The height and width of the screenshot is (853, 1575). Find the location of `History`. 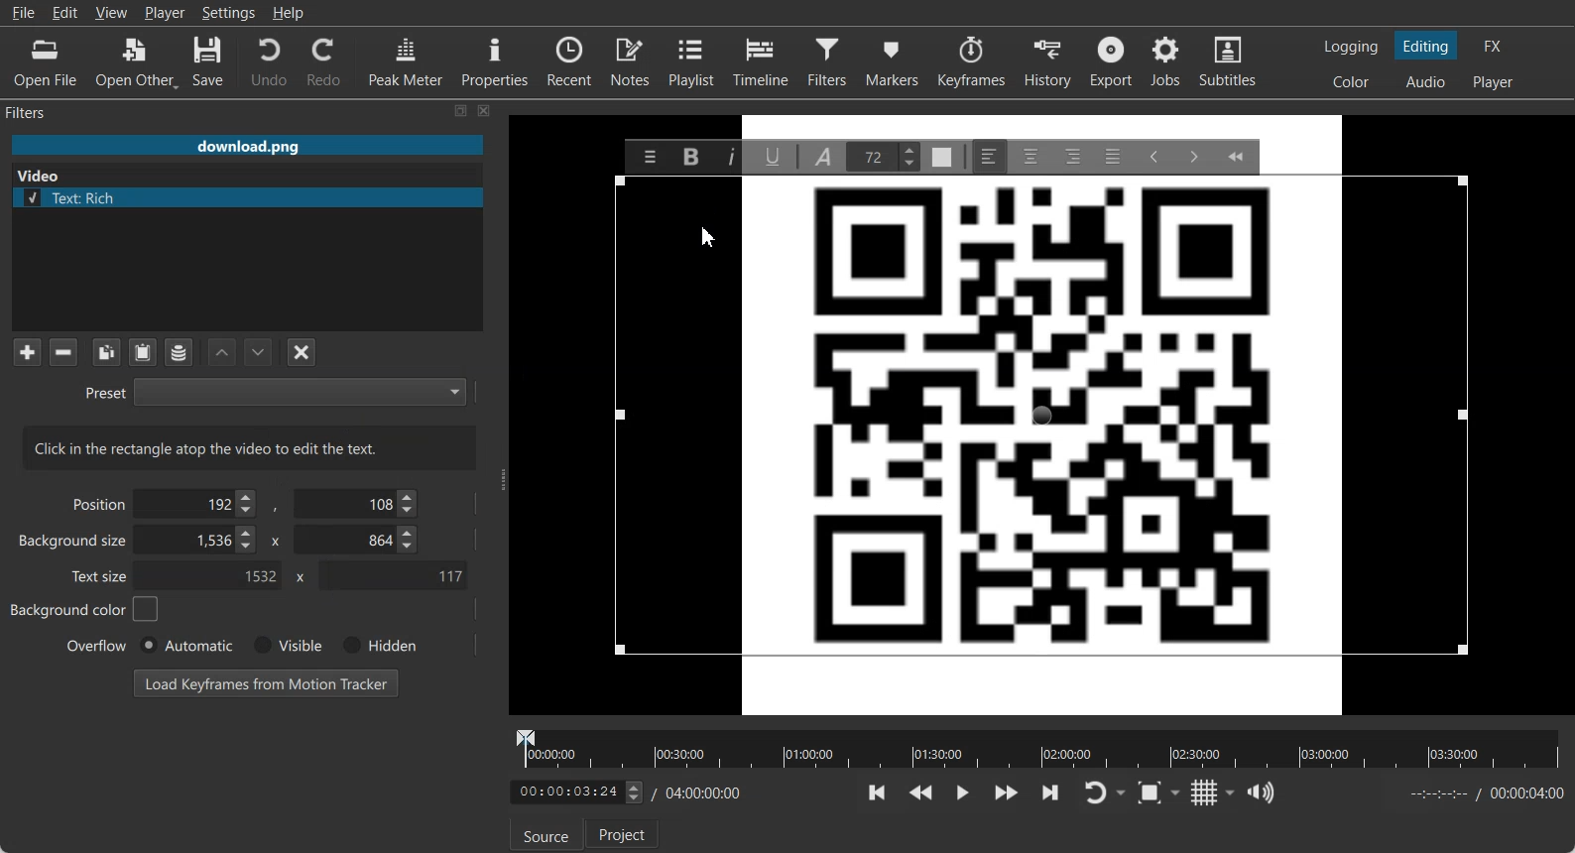

History is located at coordinates (1050, 61).